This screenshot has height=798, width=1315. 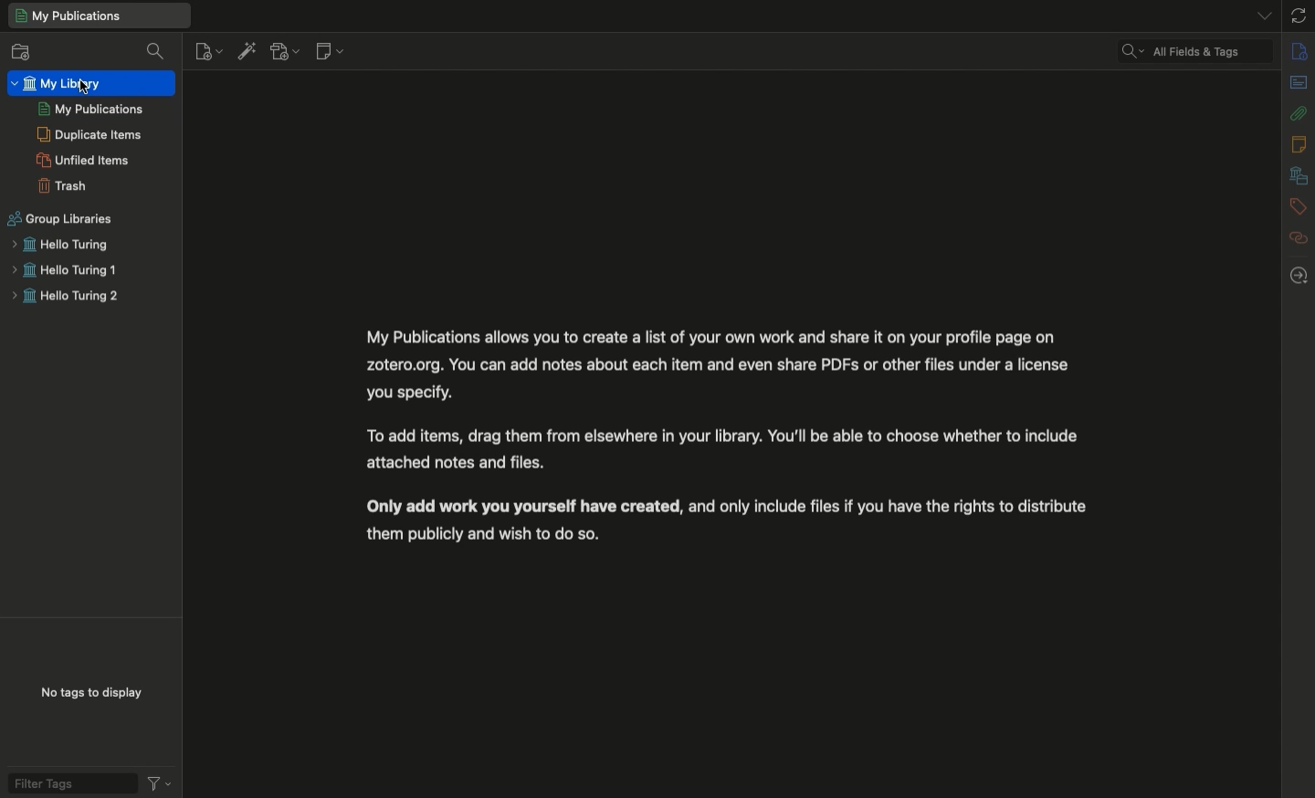 I want to click on Duplicate items, so click(x=88, y=135).